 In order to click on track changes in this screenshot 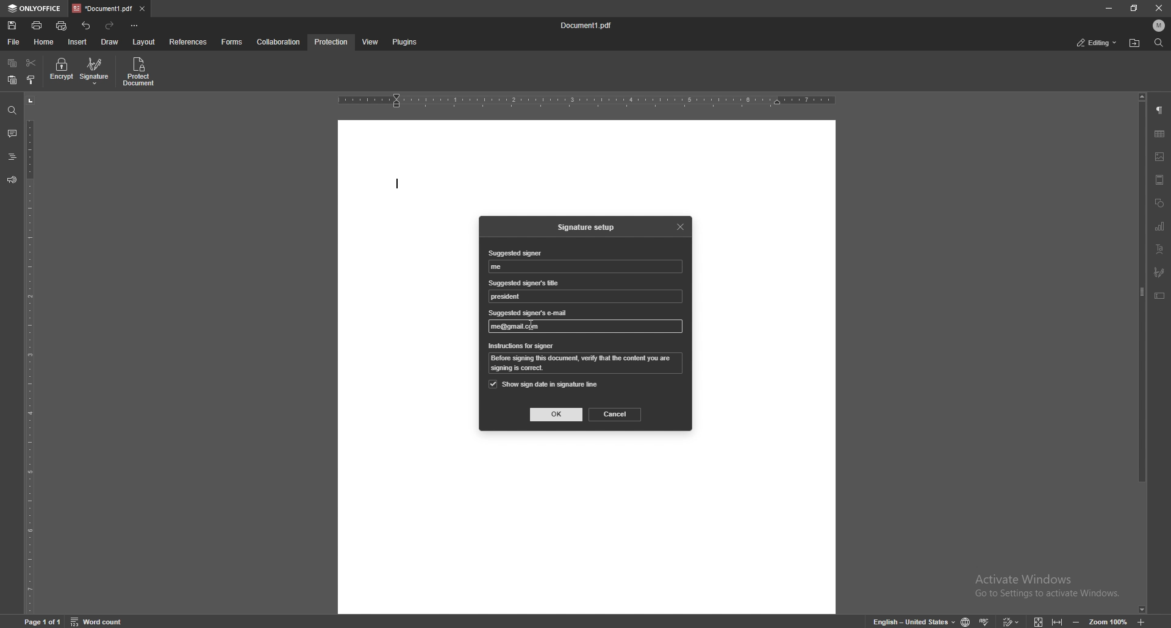, I will do `click(1009, 620)`.